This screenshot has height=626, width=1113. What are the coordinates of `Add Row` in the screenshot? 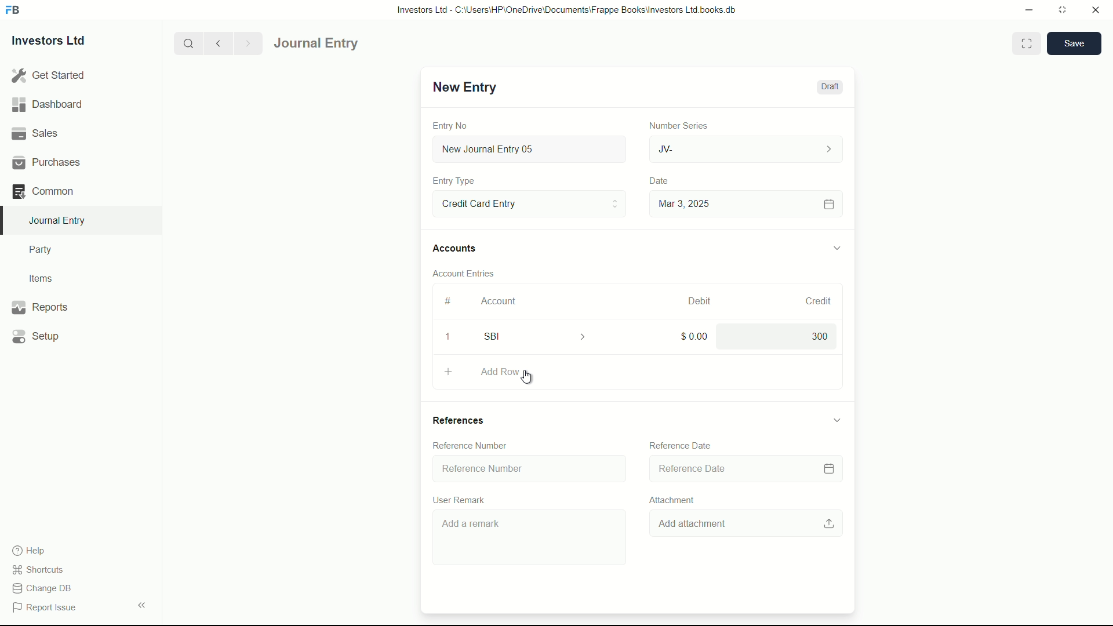 It's located at (638, 373).